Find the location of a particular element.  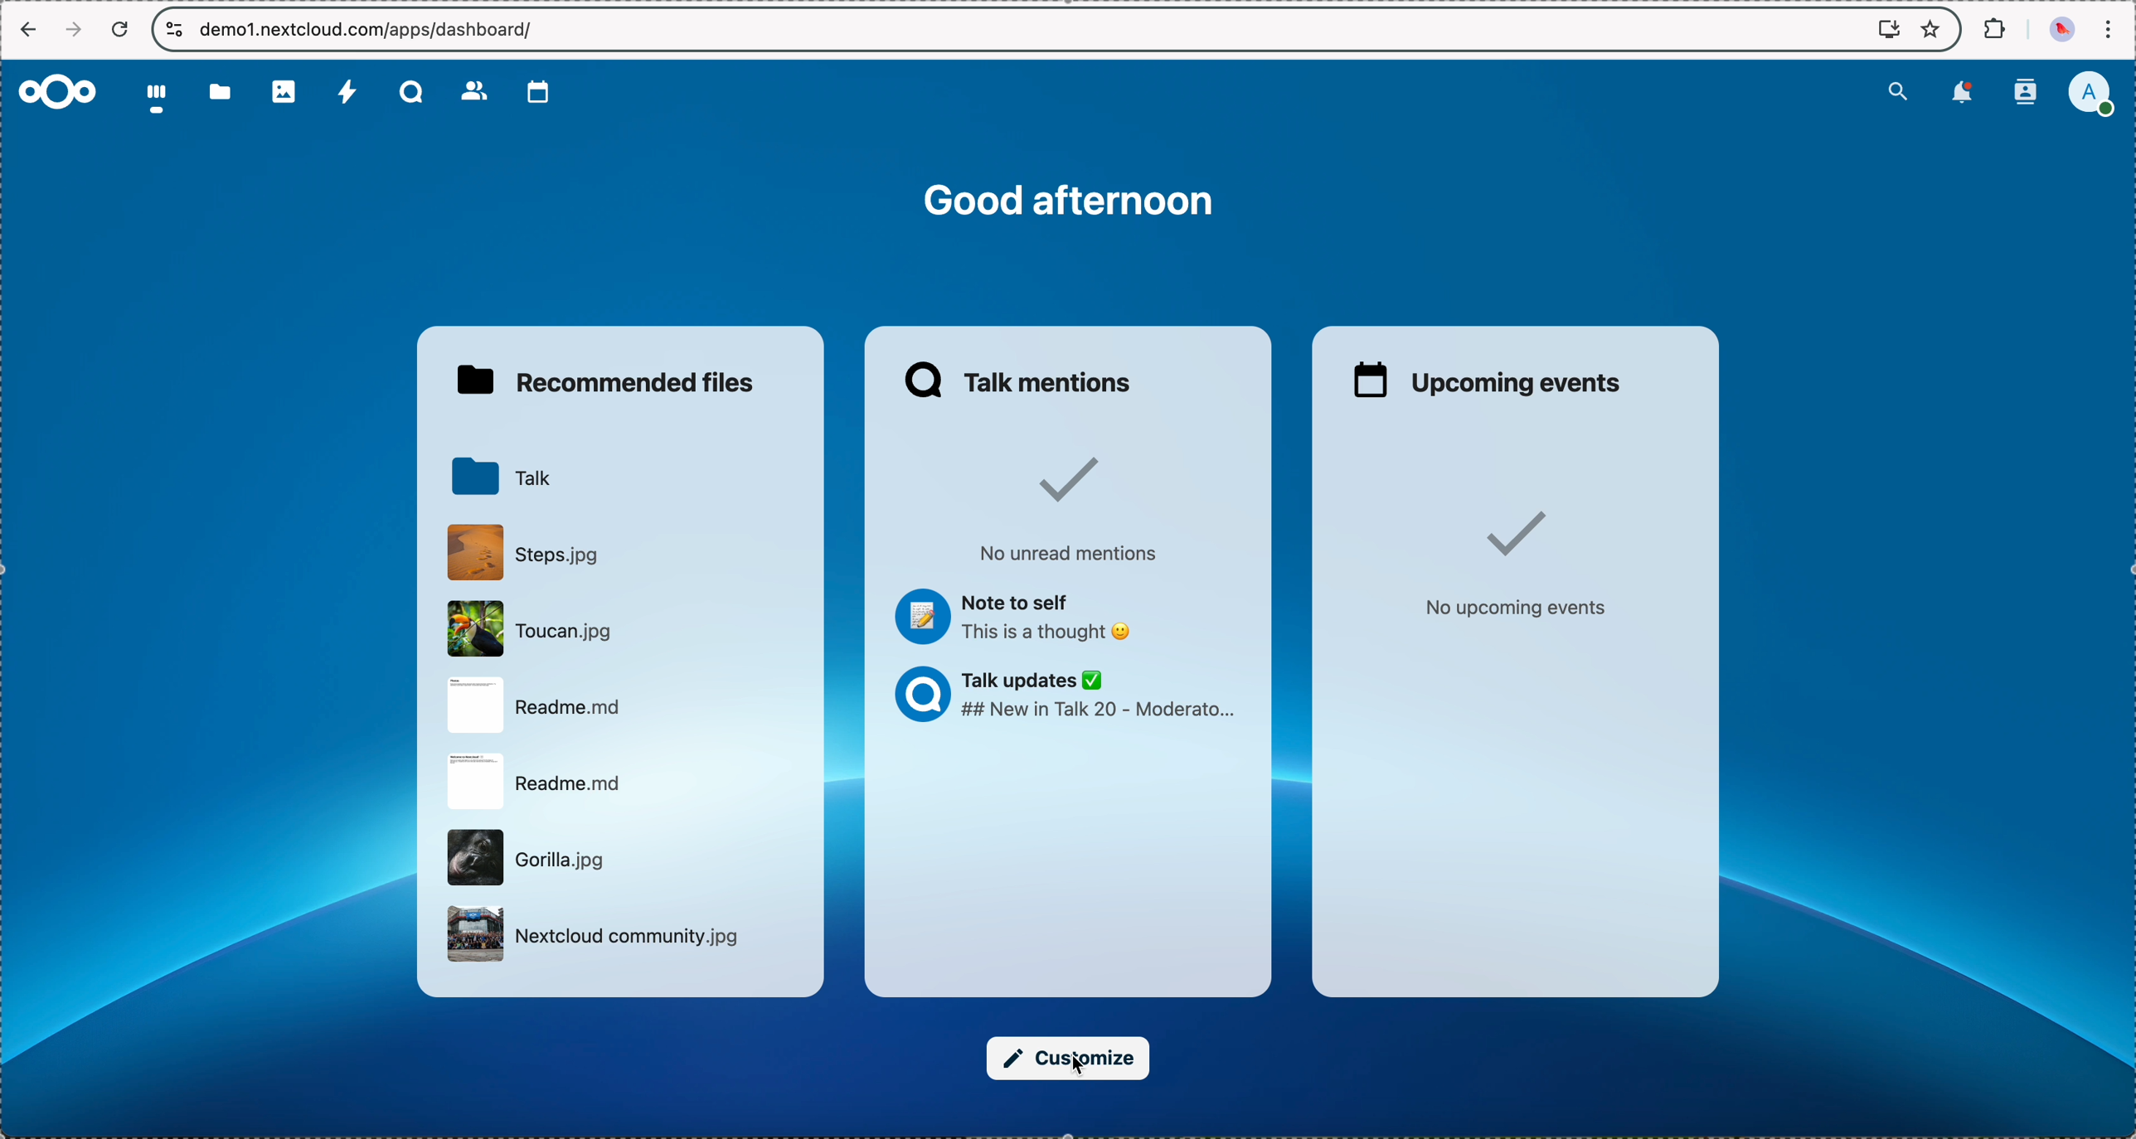

user profile is located at coordinates (2096, 93).